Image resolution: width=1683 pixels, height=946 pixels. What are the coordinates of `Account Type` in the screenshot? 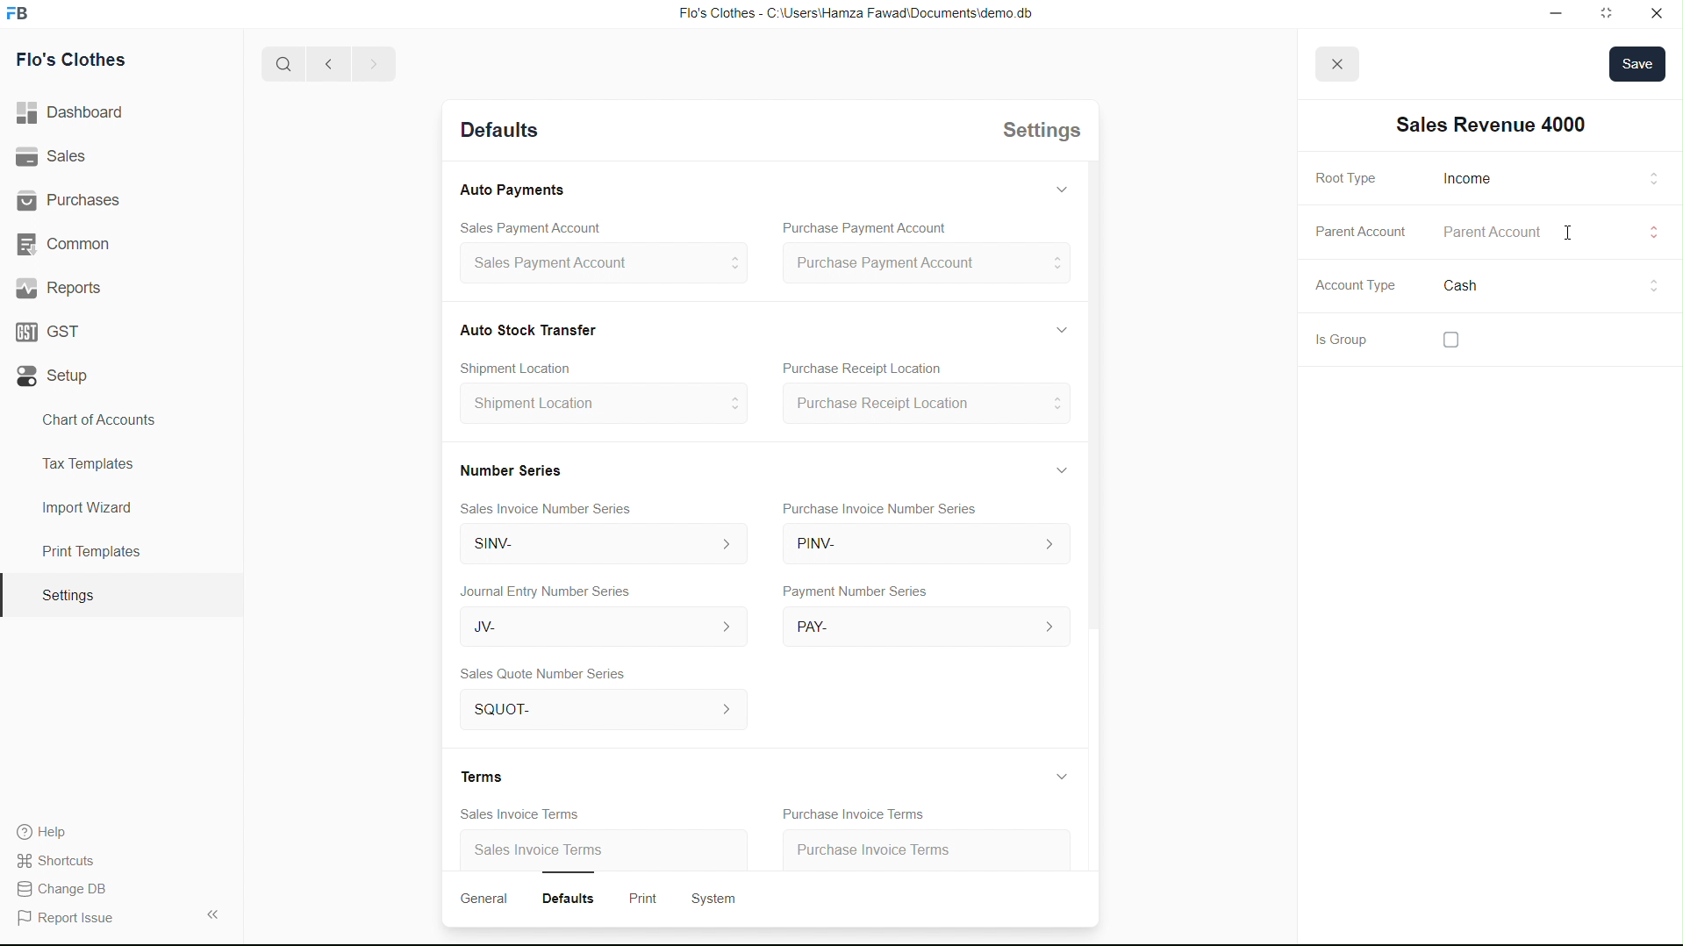 It's located at (1352, 290).